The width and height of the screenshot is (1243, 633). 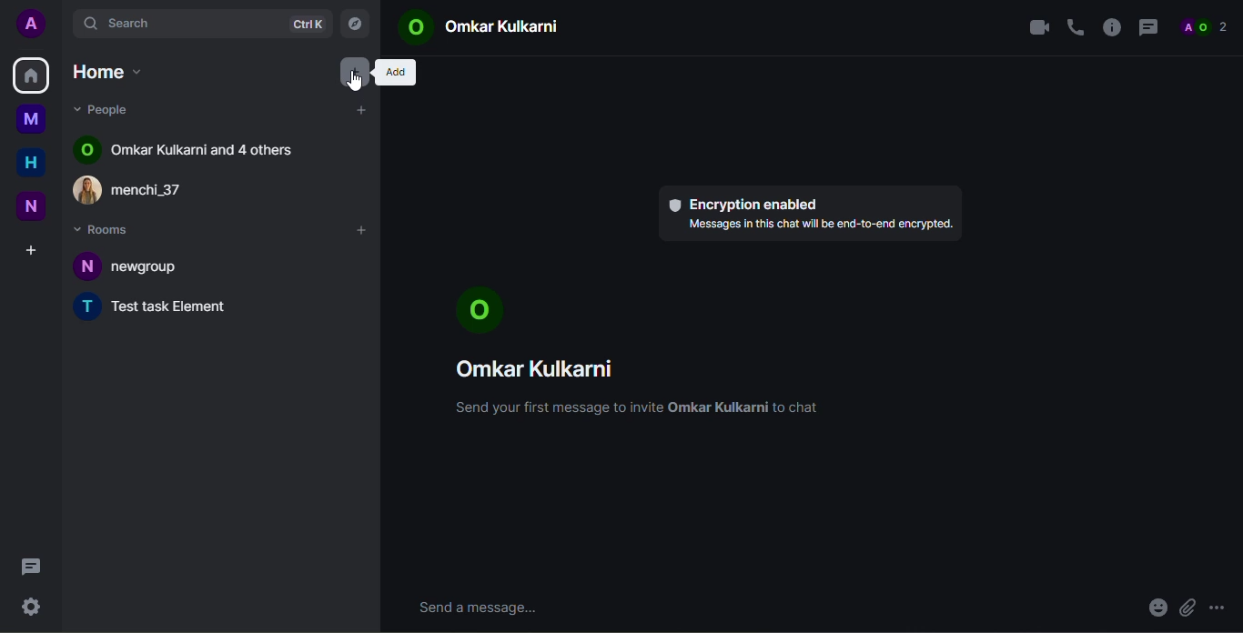 I want to click on voice call, so click(x=1075, y=27).